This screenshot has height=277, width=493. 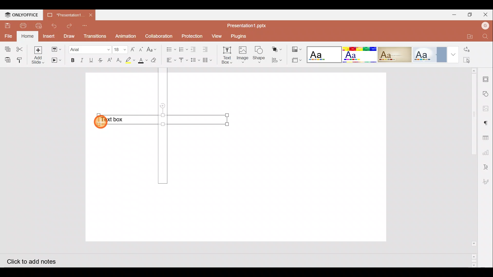 What do you see at coordinates (102, 123) in the screenshot?
I see `Cursor on text box` at bounding box center [102, 123].